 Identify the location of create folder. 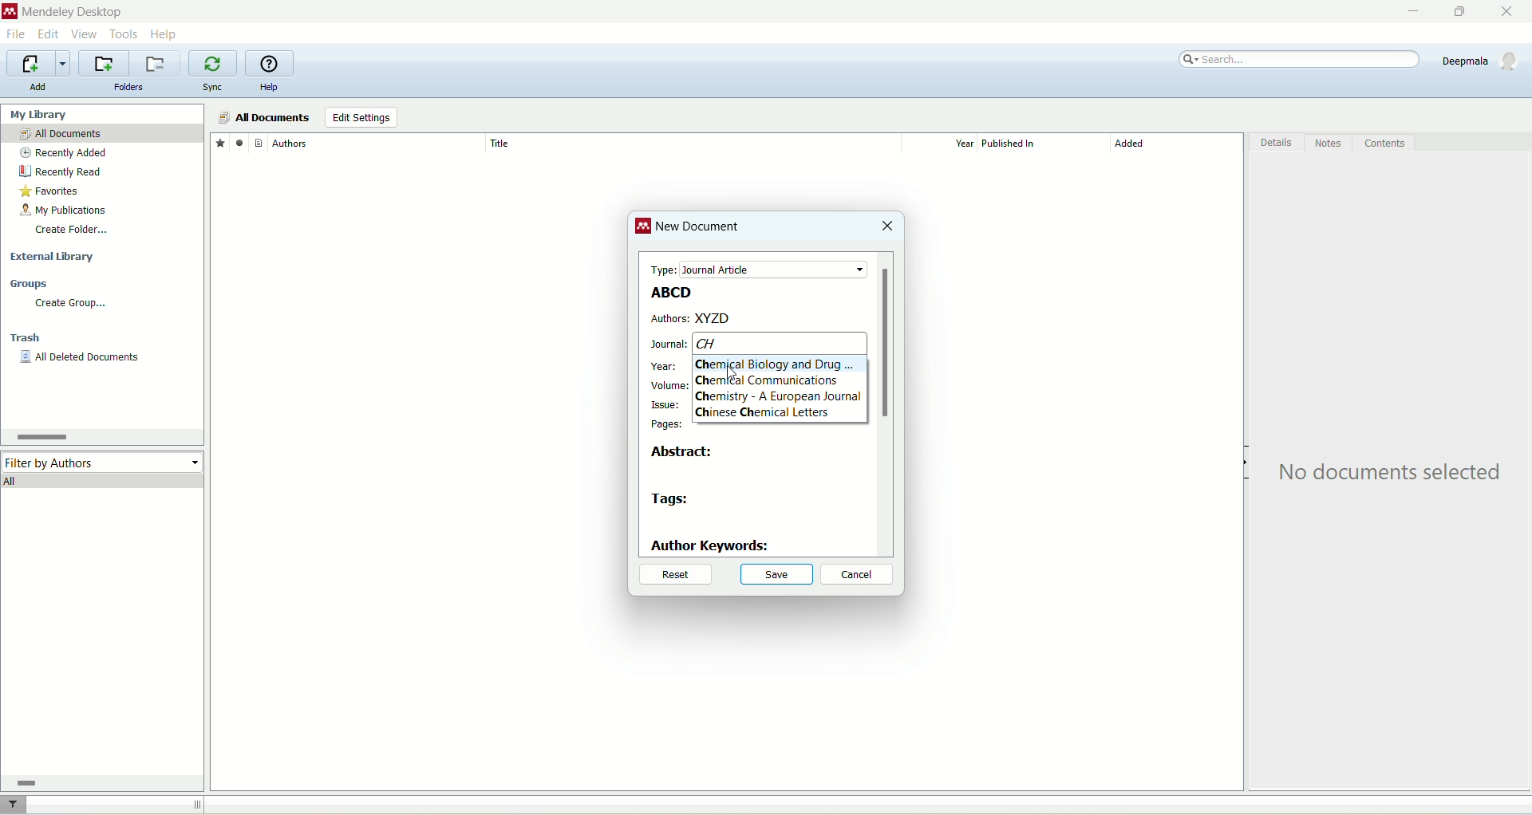
(71, 229).